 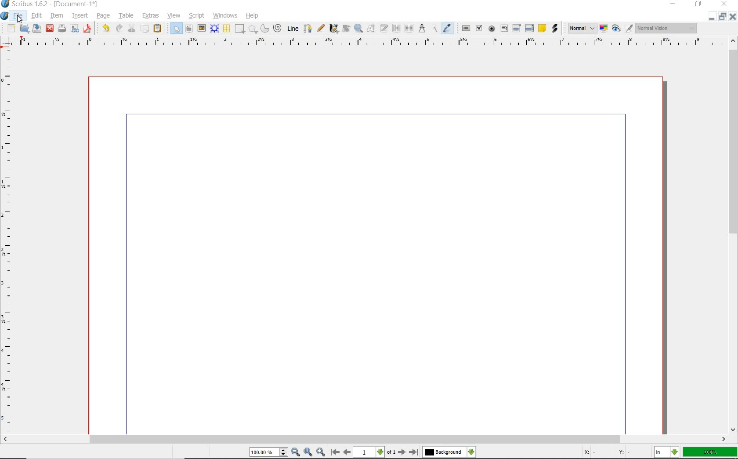 I want to click on zoom in or zoom out, so click(x=358, y=29).